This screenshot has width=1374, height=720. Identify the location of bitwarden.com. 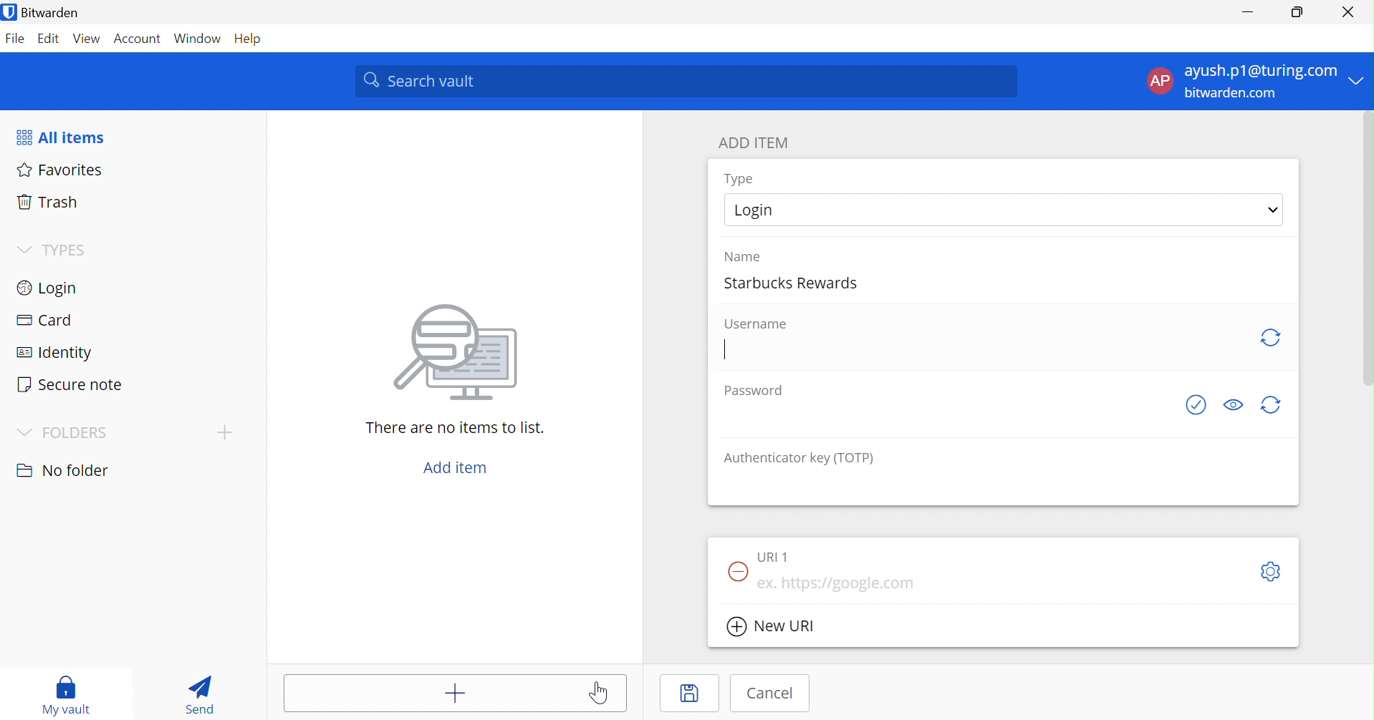
(1232, 94).